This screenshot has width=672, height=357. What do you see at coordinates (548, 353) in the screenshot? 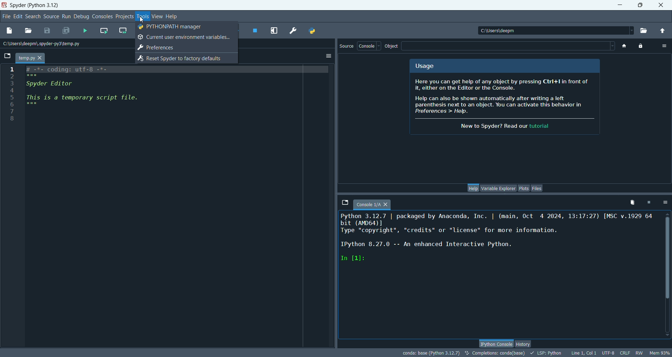
I see `LSP:python` at bounding box center [548, 353].